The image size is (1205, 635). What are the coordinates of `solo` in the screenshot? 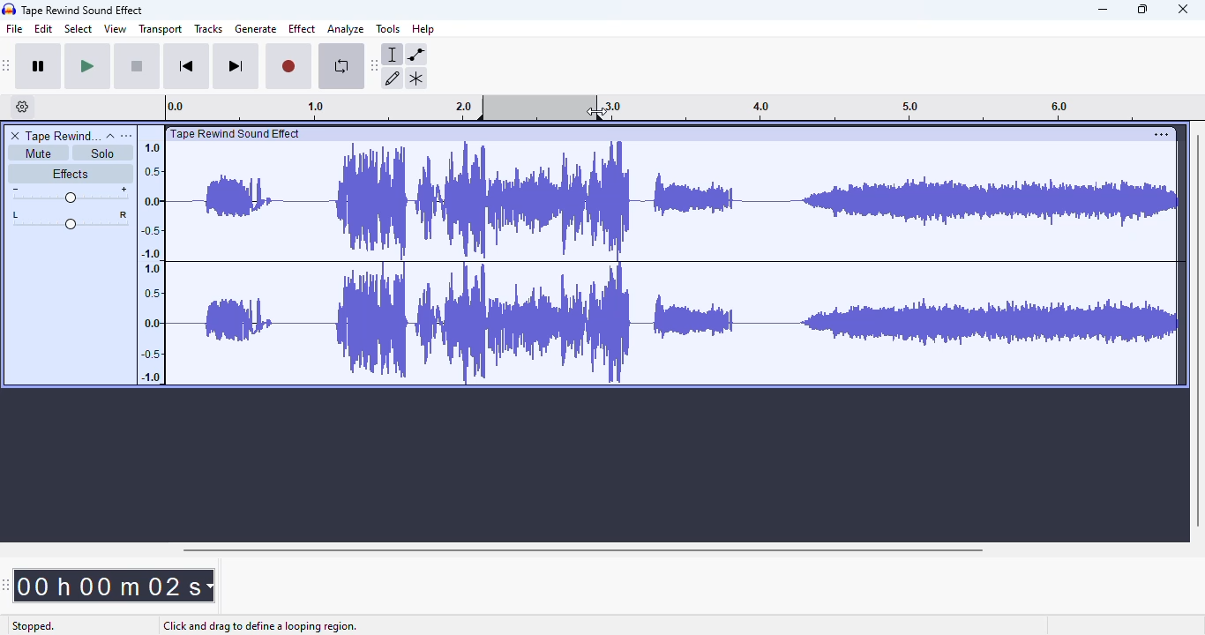 It's located at (104, 153).